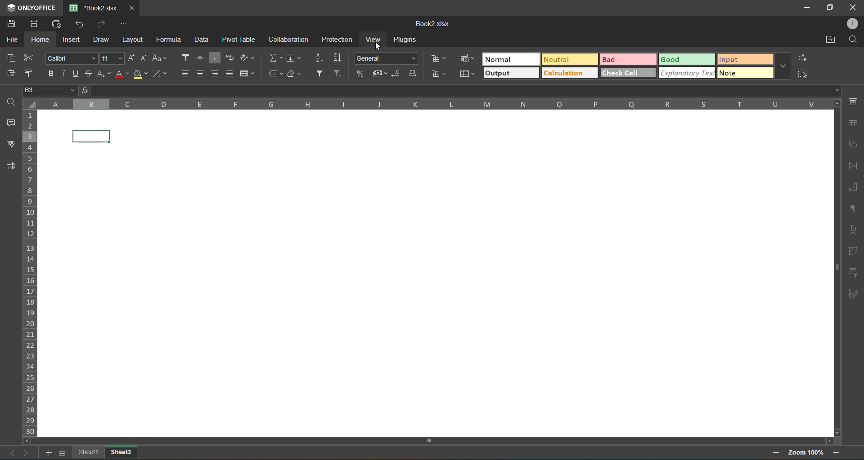  What do you see at coordinates (627, 59) in the screenshot?
I see `bad` at bounding box center [627, 59].